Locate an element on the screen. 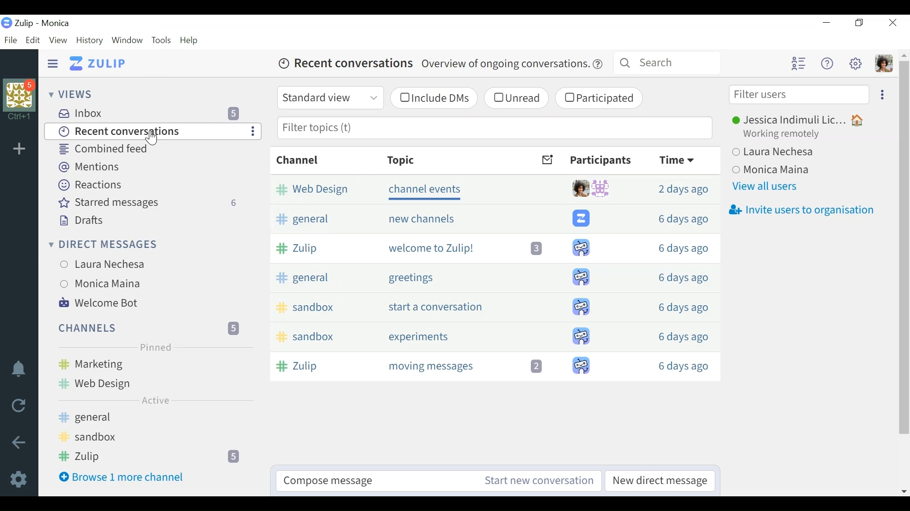 The image size is (910, 511). Recent conversations is located at coordinates (144, 132).